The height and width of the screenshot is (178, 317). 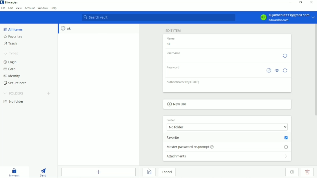 What do you see at coordinates (227, 127) in the screenshot?
I see `No folder` at bounding box center [227, 127].